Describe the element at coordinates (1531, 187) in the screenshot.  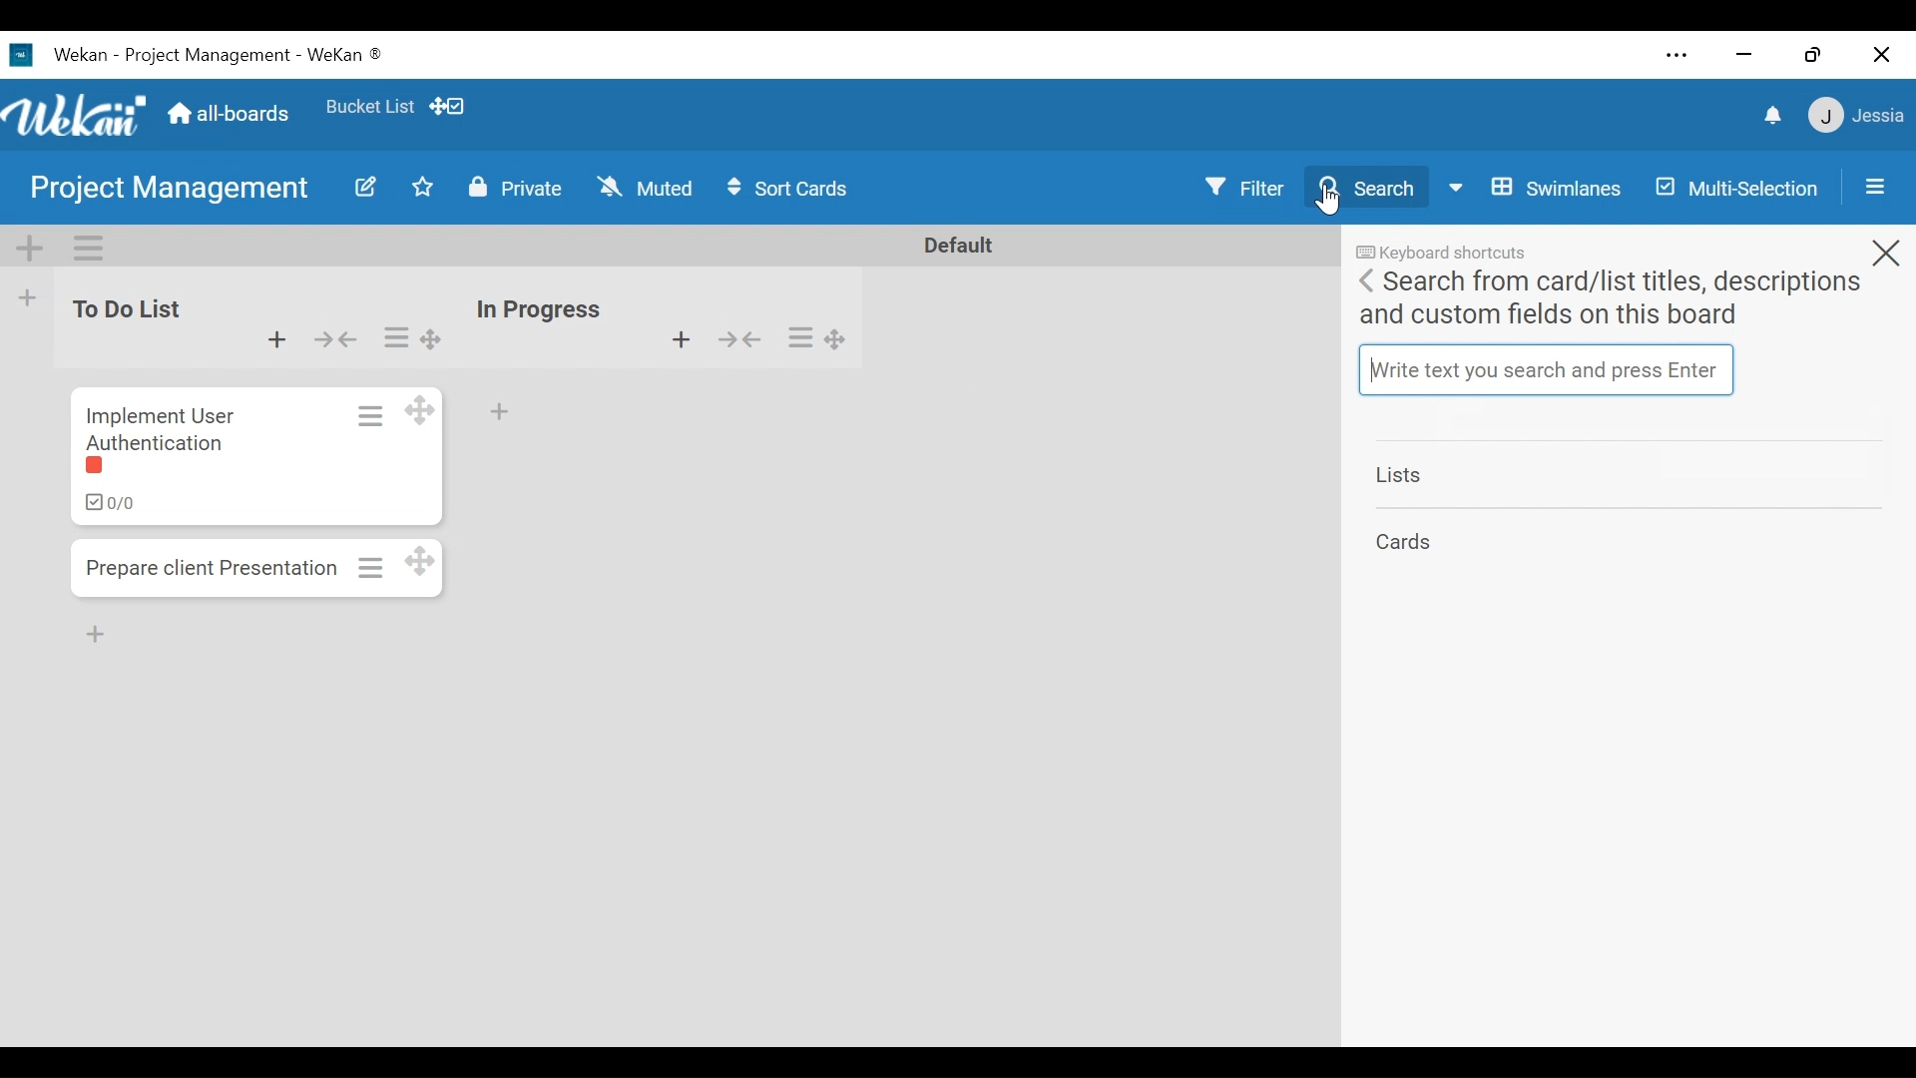
I see `Board View` at that location.